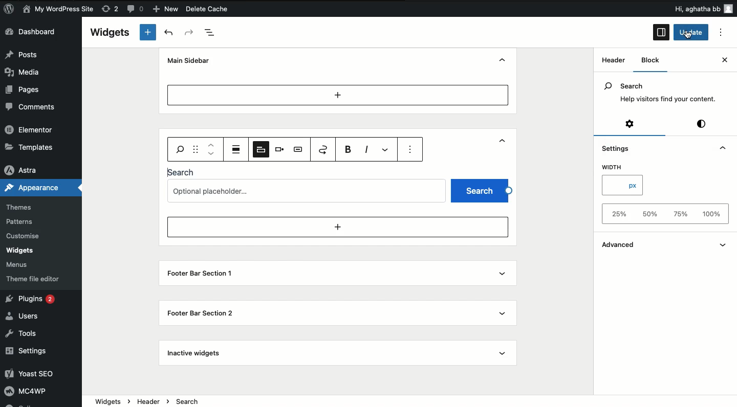 Image resolution: width=737 pixels, height=407 pixels. What do you see at coordinates (720, 147) in the screenshot?
I see `hide ` at bounding box center [720, 147].